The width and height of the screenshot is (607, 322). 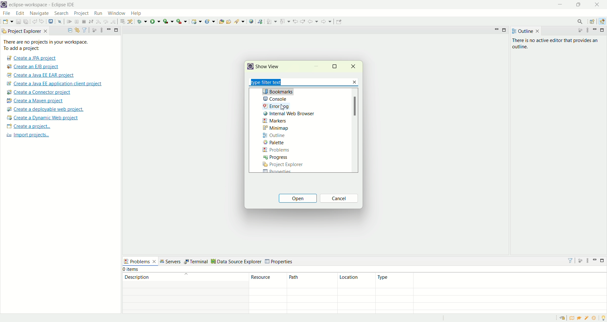 I want to click on outline, so click(x=275, y=136).